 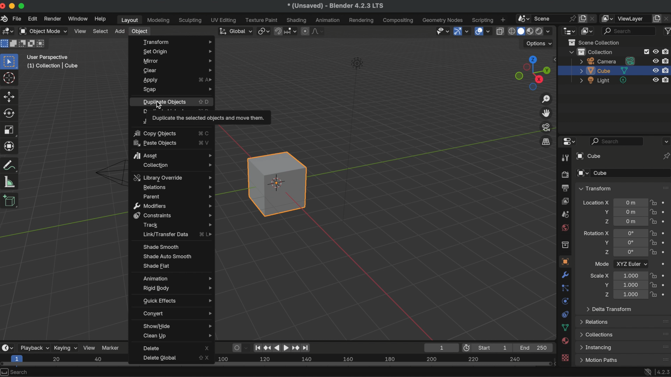 I want to click on modifiers, so click(x=566, y=275).